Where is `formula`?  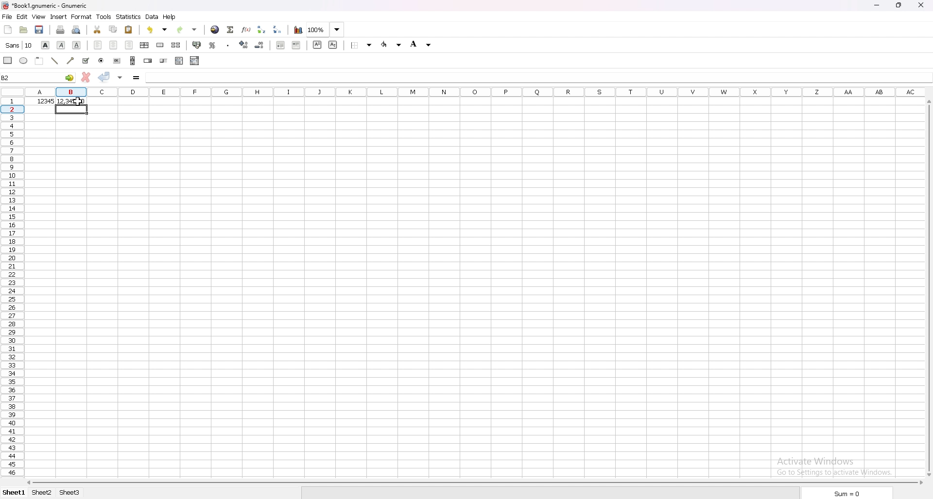 formula is located at coordinates (181, 78).